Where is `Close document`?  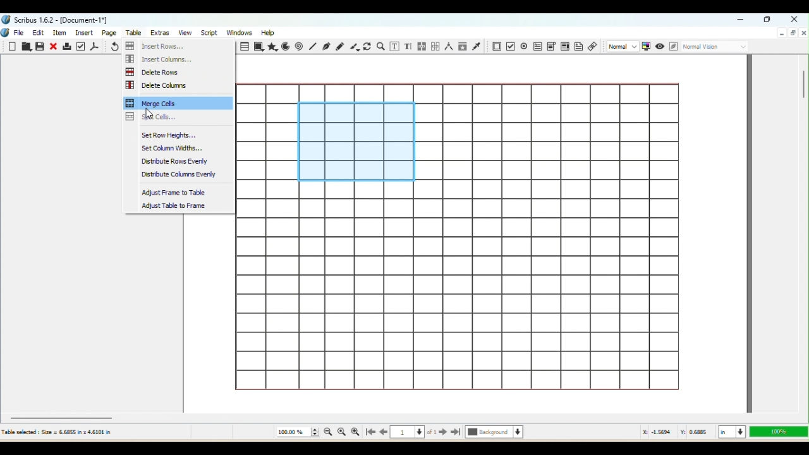
Close document is located at coordinates (803, 32).